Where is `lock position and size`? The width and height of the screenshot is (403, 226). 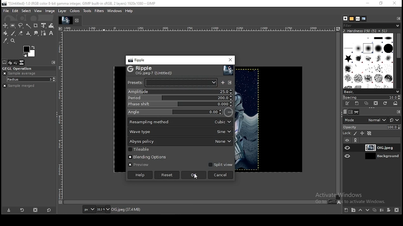 lock position and size is located at coordinates (362, 133).